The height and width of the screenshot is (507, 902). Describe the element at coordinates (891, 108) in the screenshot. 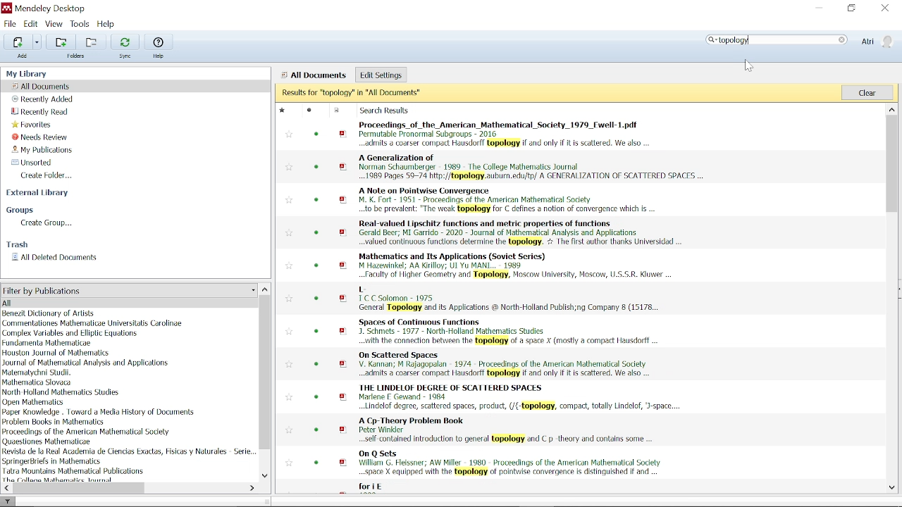

I see `Move up` at that location.